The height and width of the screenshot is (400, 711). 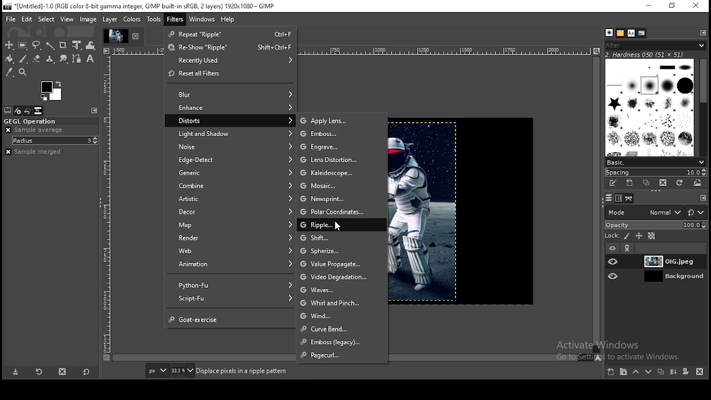 I want to click on delete this brush, so click(x=663, y=183).